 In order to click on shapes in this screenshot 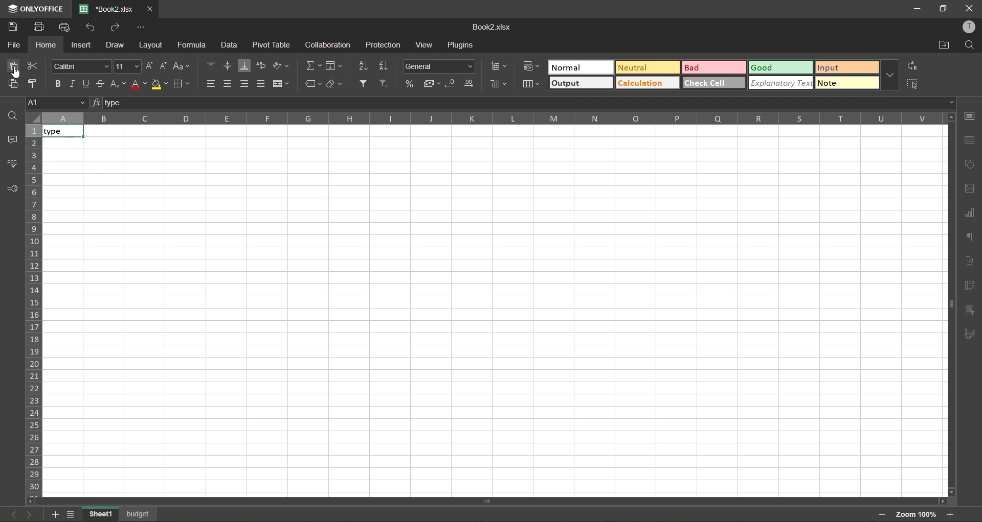, I will do `click(970, 163)`.